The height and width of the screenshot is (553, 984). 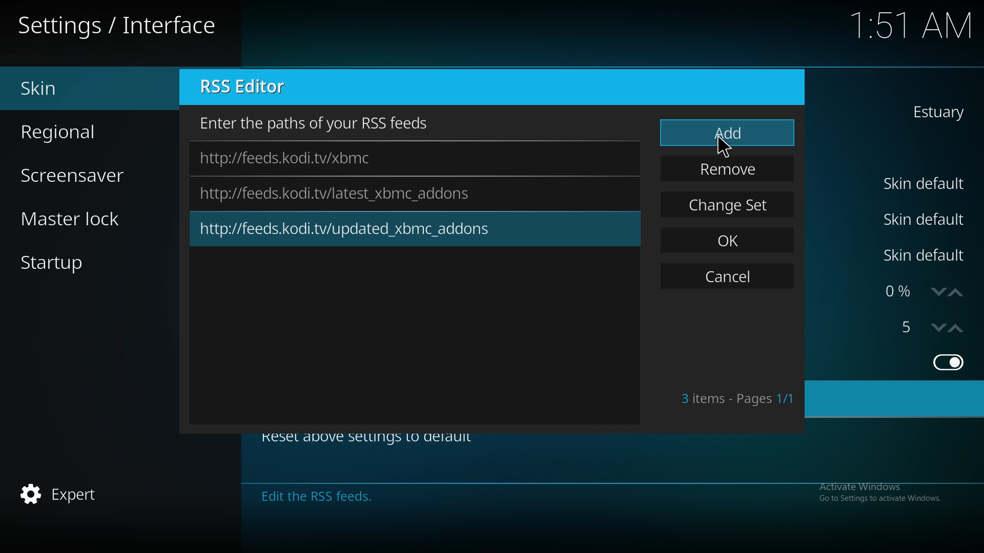 I want to click on skin default, so click(x=927, y=183).